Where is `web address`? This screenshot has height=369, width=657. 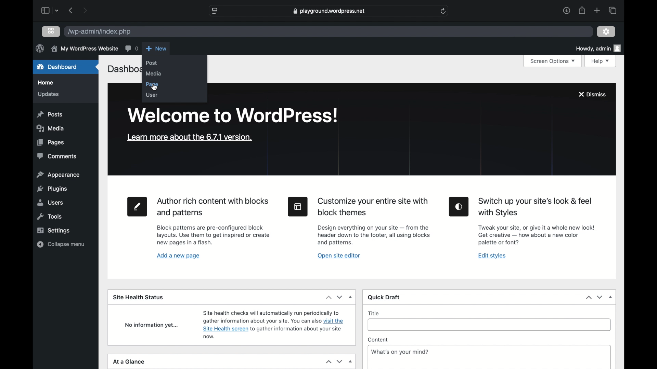
web address is located at coordinates (328, 11).